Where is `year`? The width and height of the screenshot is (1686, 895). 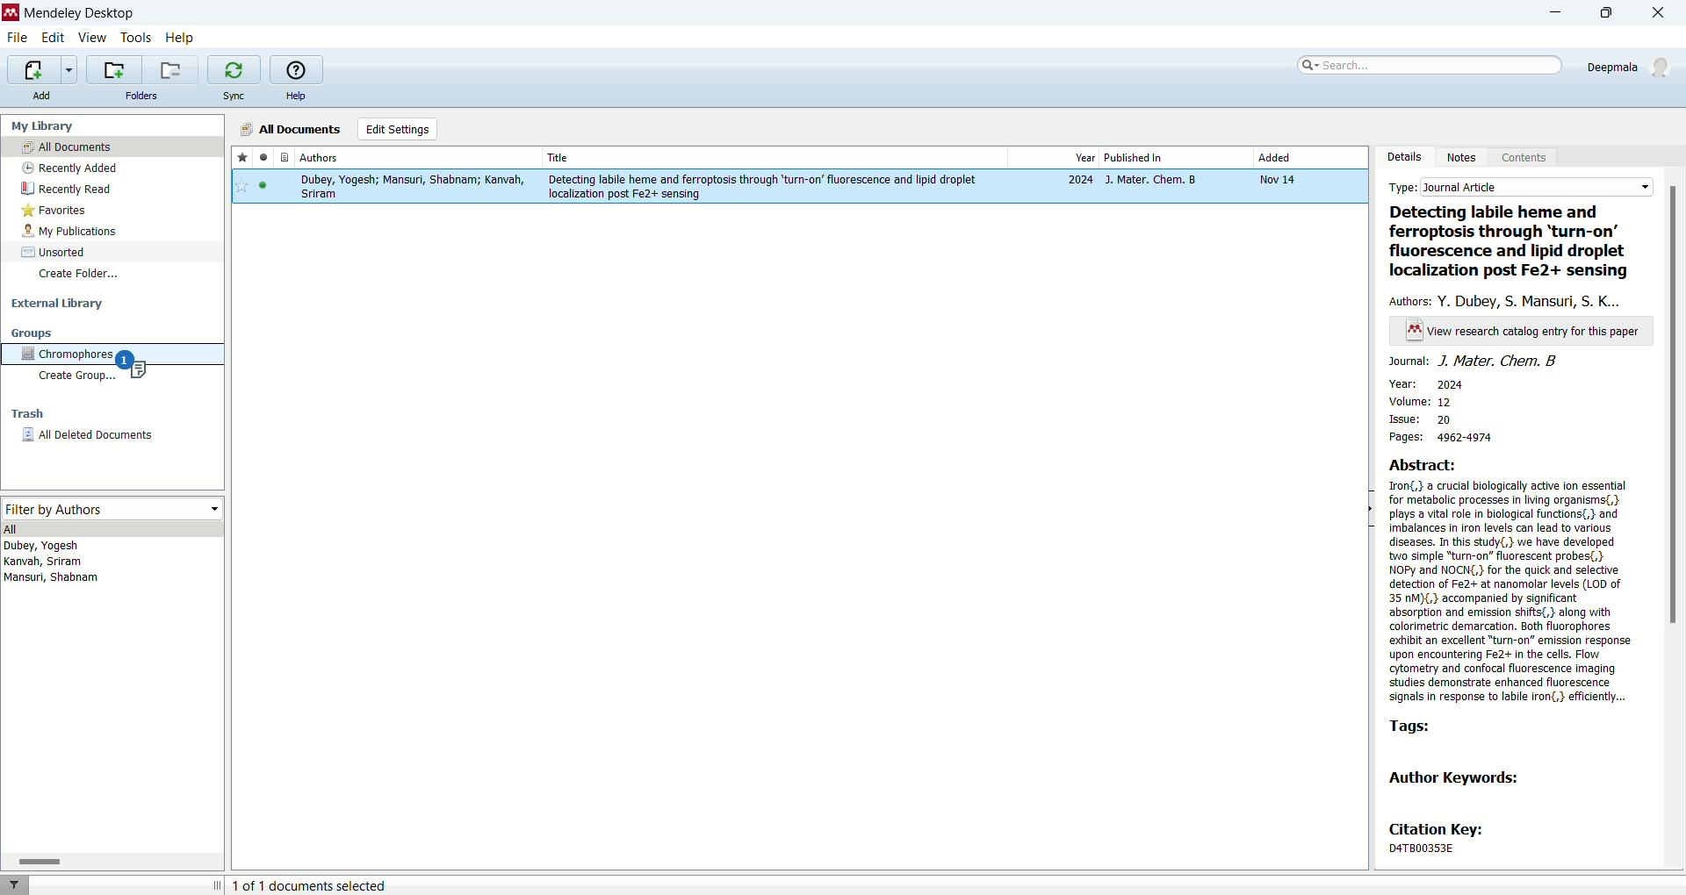 year is located at coordinates (1052, 157).